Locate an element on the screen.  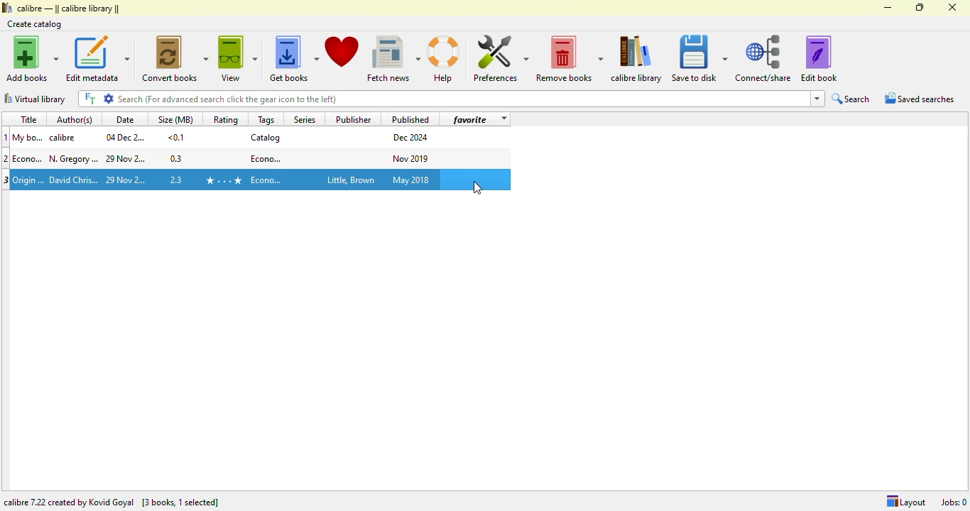
help is located at coordinates (444, 60).